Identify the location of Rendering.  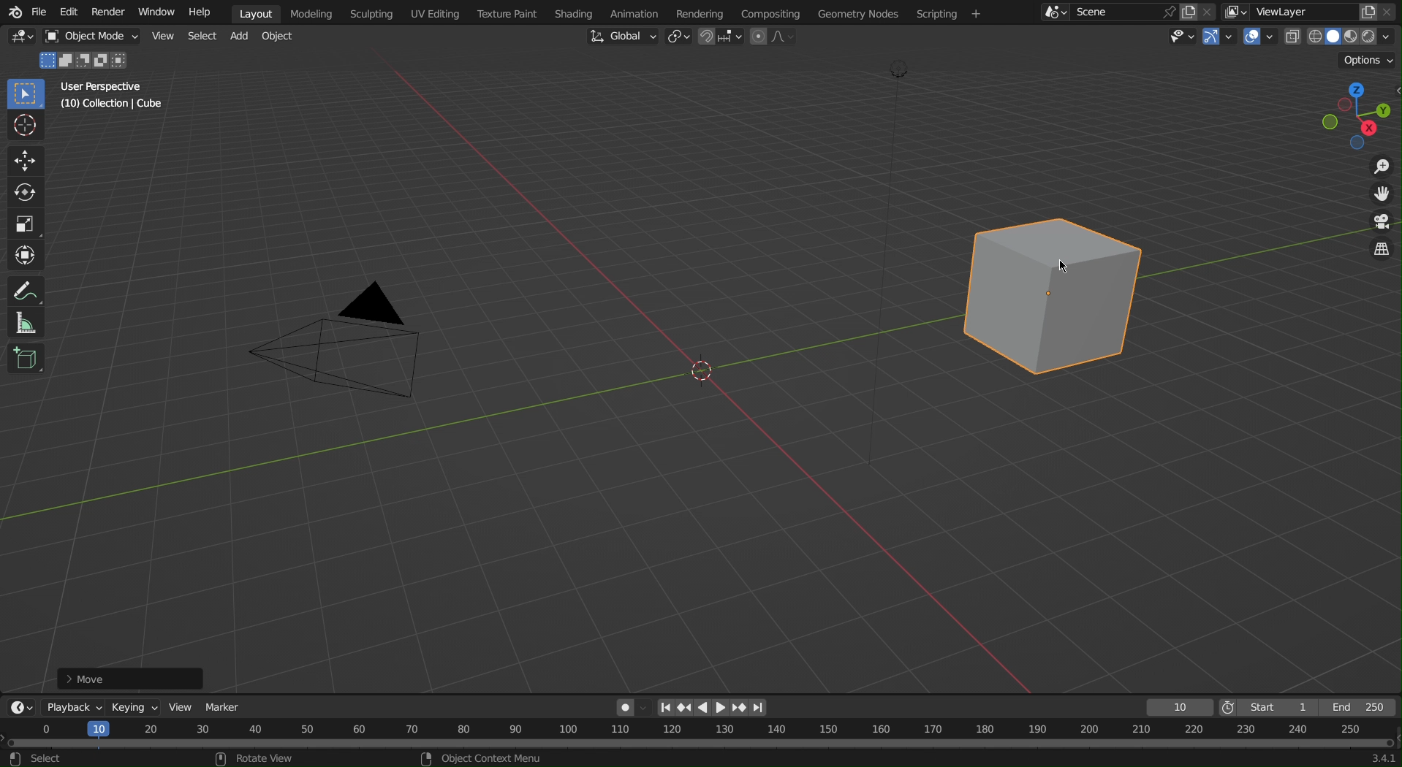
(705, 13).